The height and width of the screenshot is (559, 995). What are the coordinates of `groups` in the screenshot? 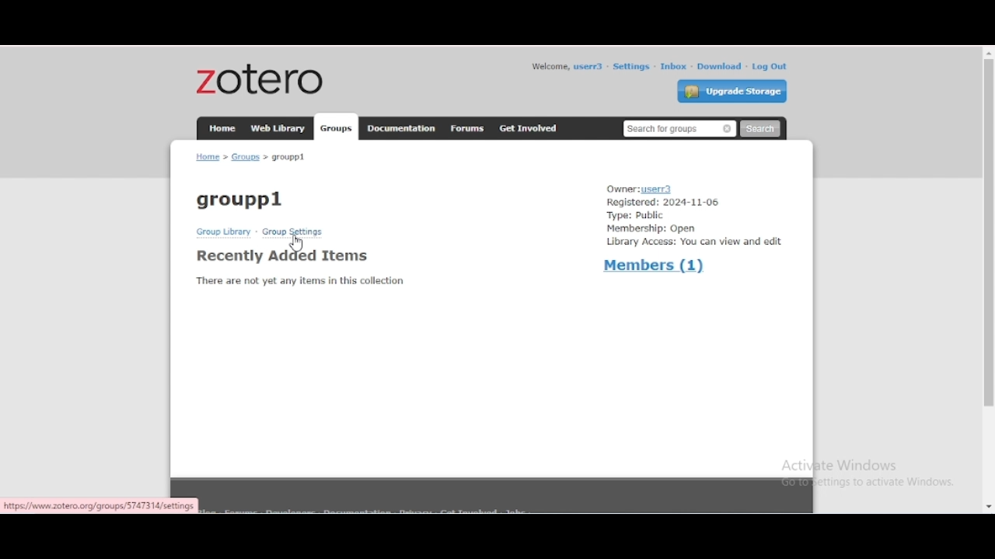 It's located at (335, 127).